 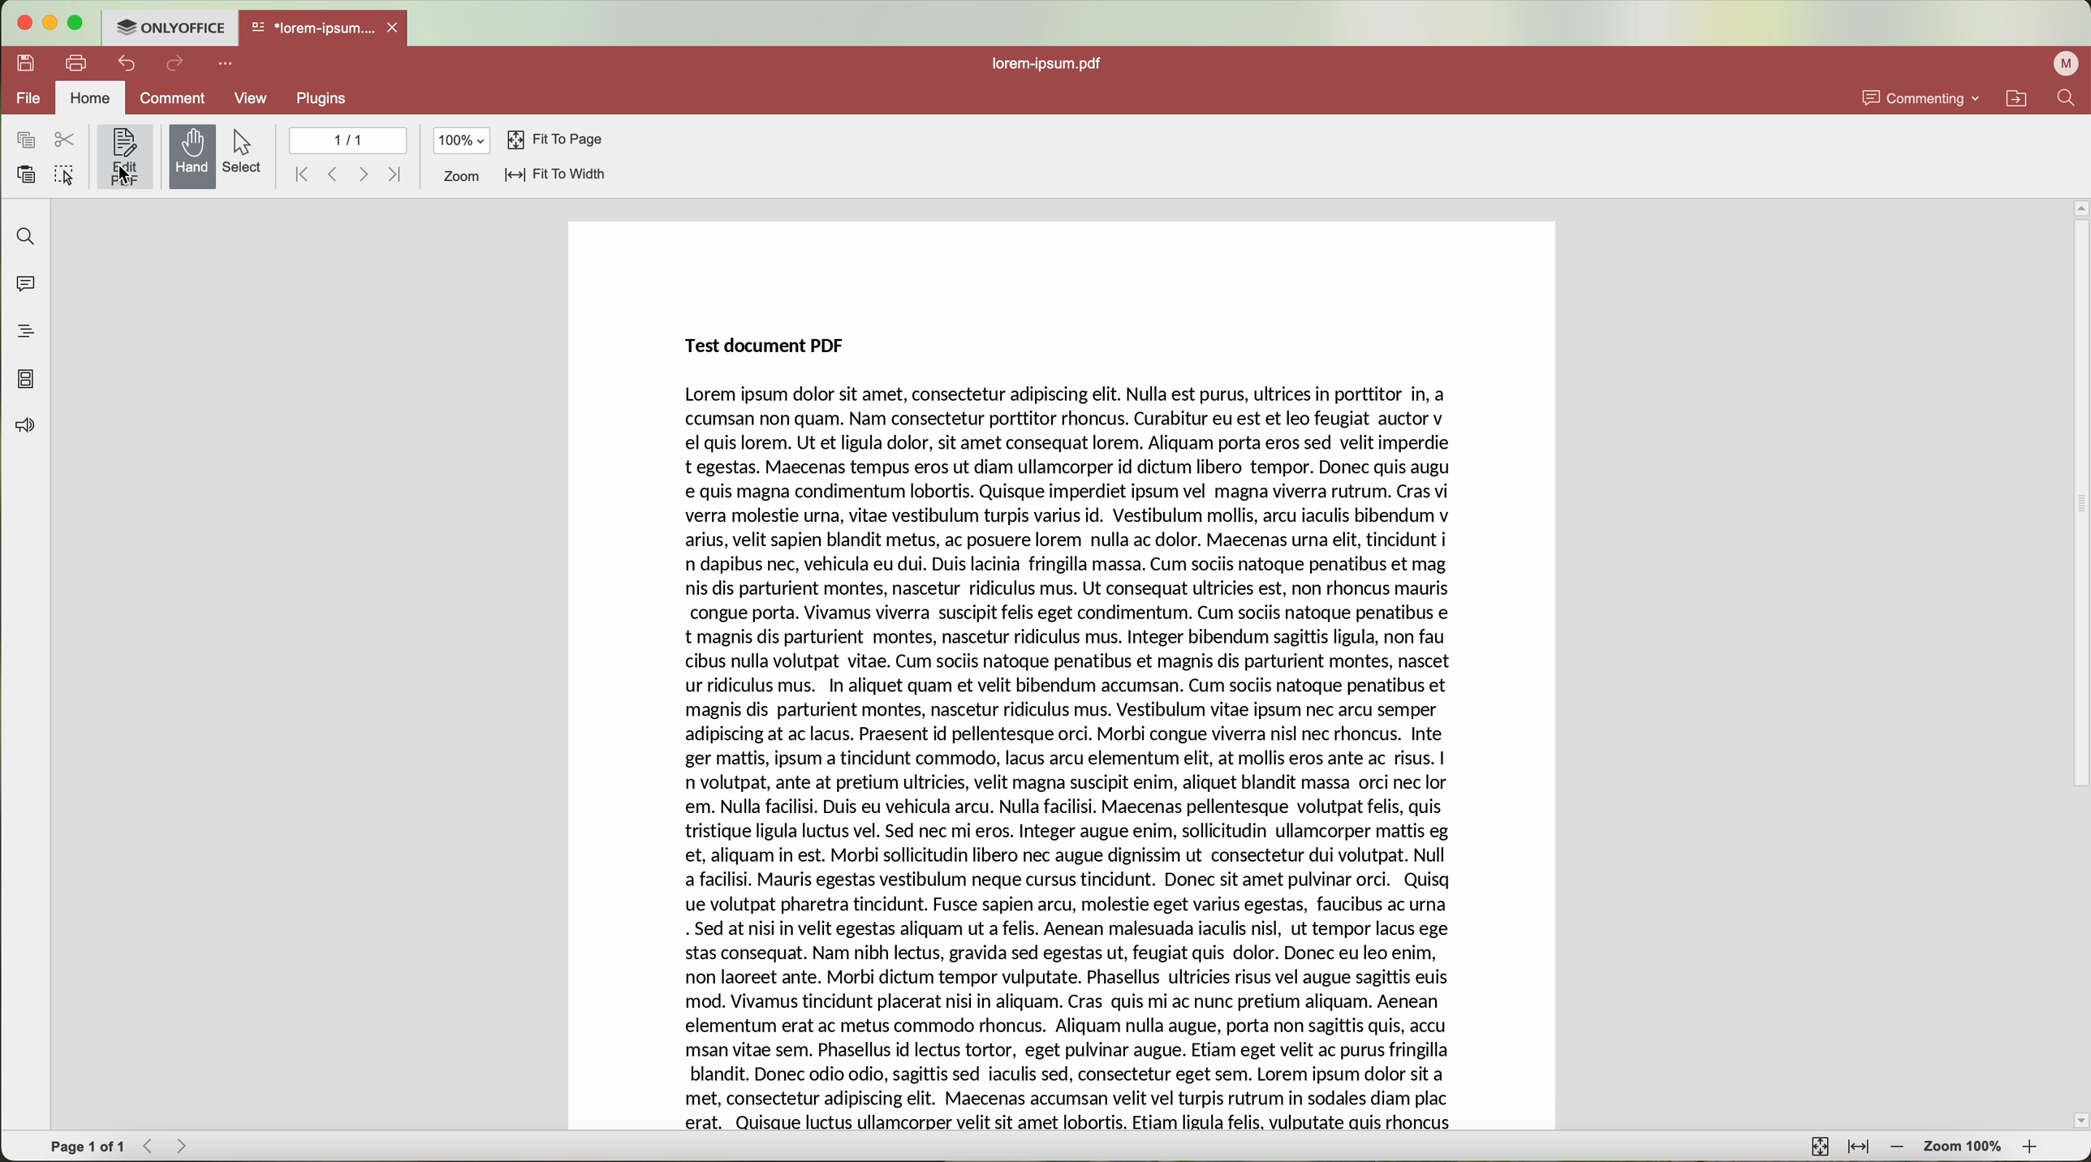 What do you see at coordinates (127, 178) in the screenshot?
I see `cursor` at bounding box center [127, 178].